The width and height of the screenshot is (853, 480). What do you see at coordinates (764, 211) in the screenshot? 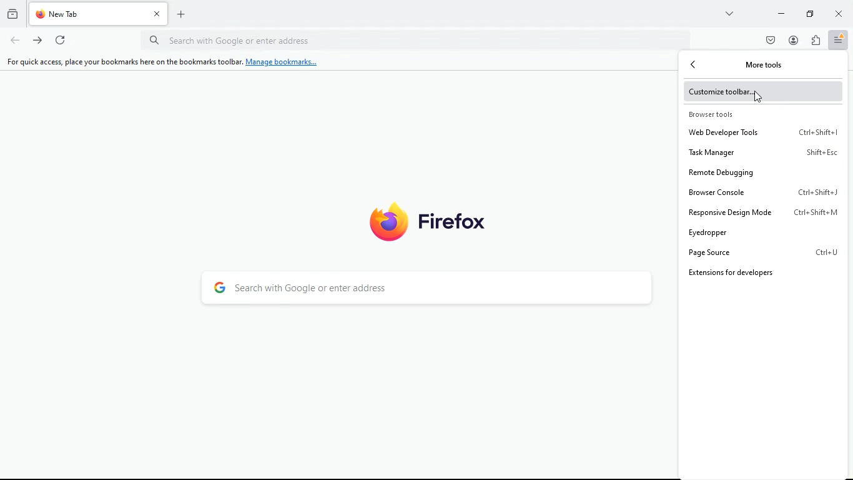
I see `responsive design` at bounding box center [764, 211].